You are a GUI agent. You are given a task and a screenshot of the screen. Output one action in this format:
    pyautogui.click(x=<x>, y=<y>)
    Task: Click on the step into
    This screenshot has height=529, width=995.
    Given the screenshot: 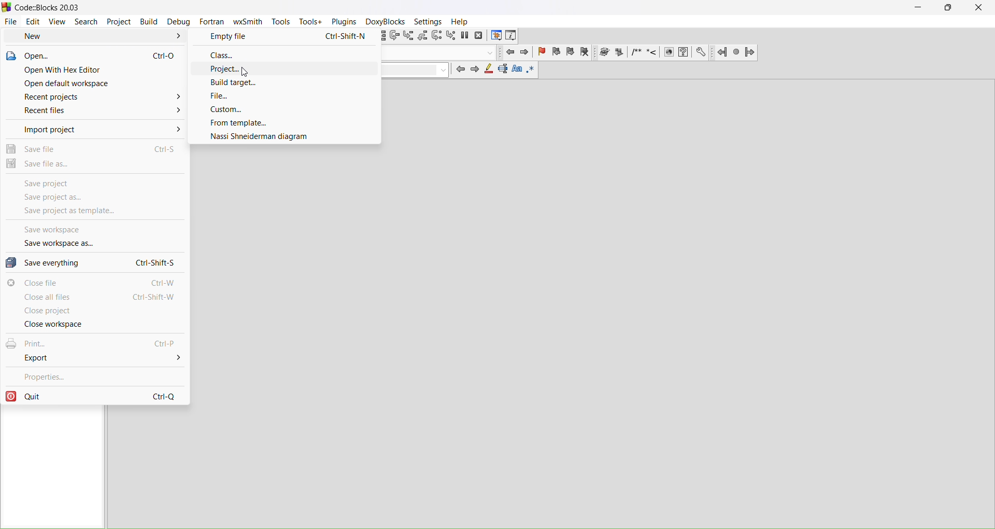 What is the action you would take?
    pyautogui.click(x=408, y=36)
    